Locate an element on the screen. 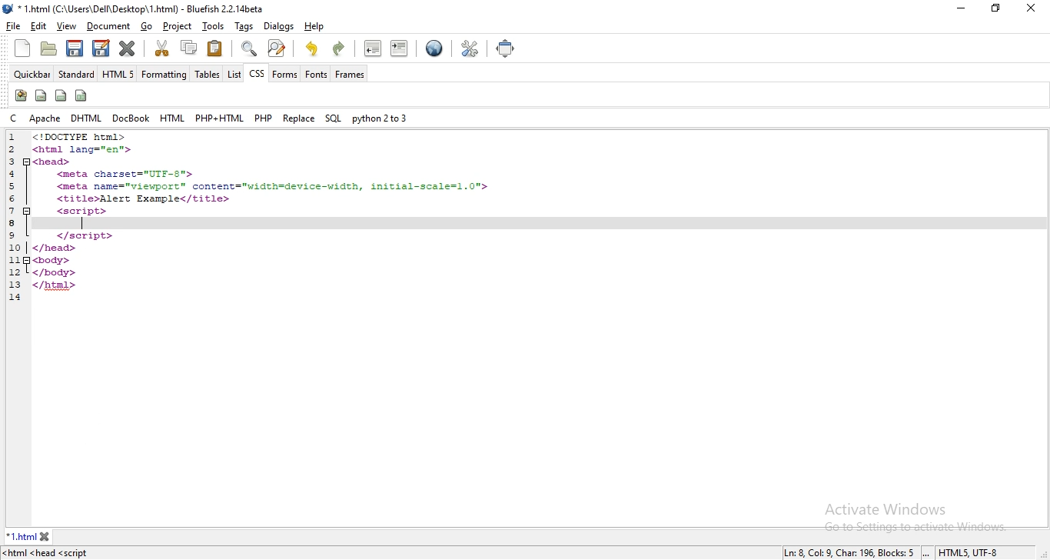 This screenshot has width=1050, height=560. tags is located at coordinates (244, 26).